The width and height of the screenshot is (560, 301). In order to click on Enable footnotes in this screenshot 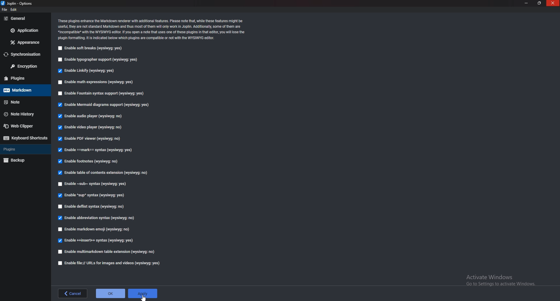, I will do `click(90, 161)`.